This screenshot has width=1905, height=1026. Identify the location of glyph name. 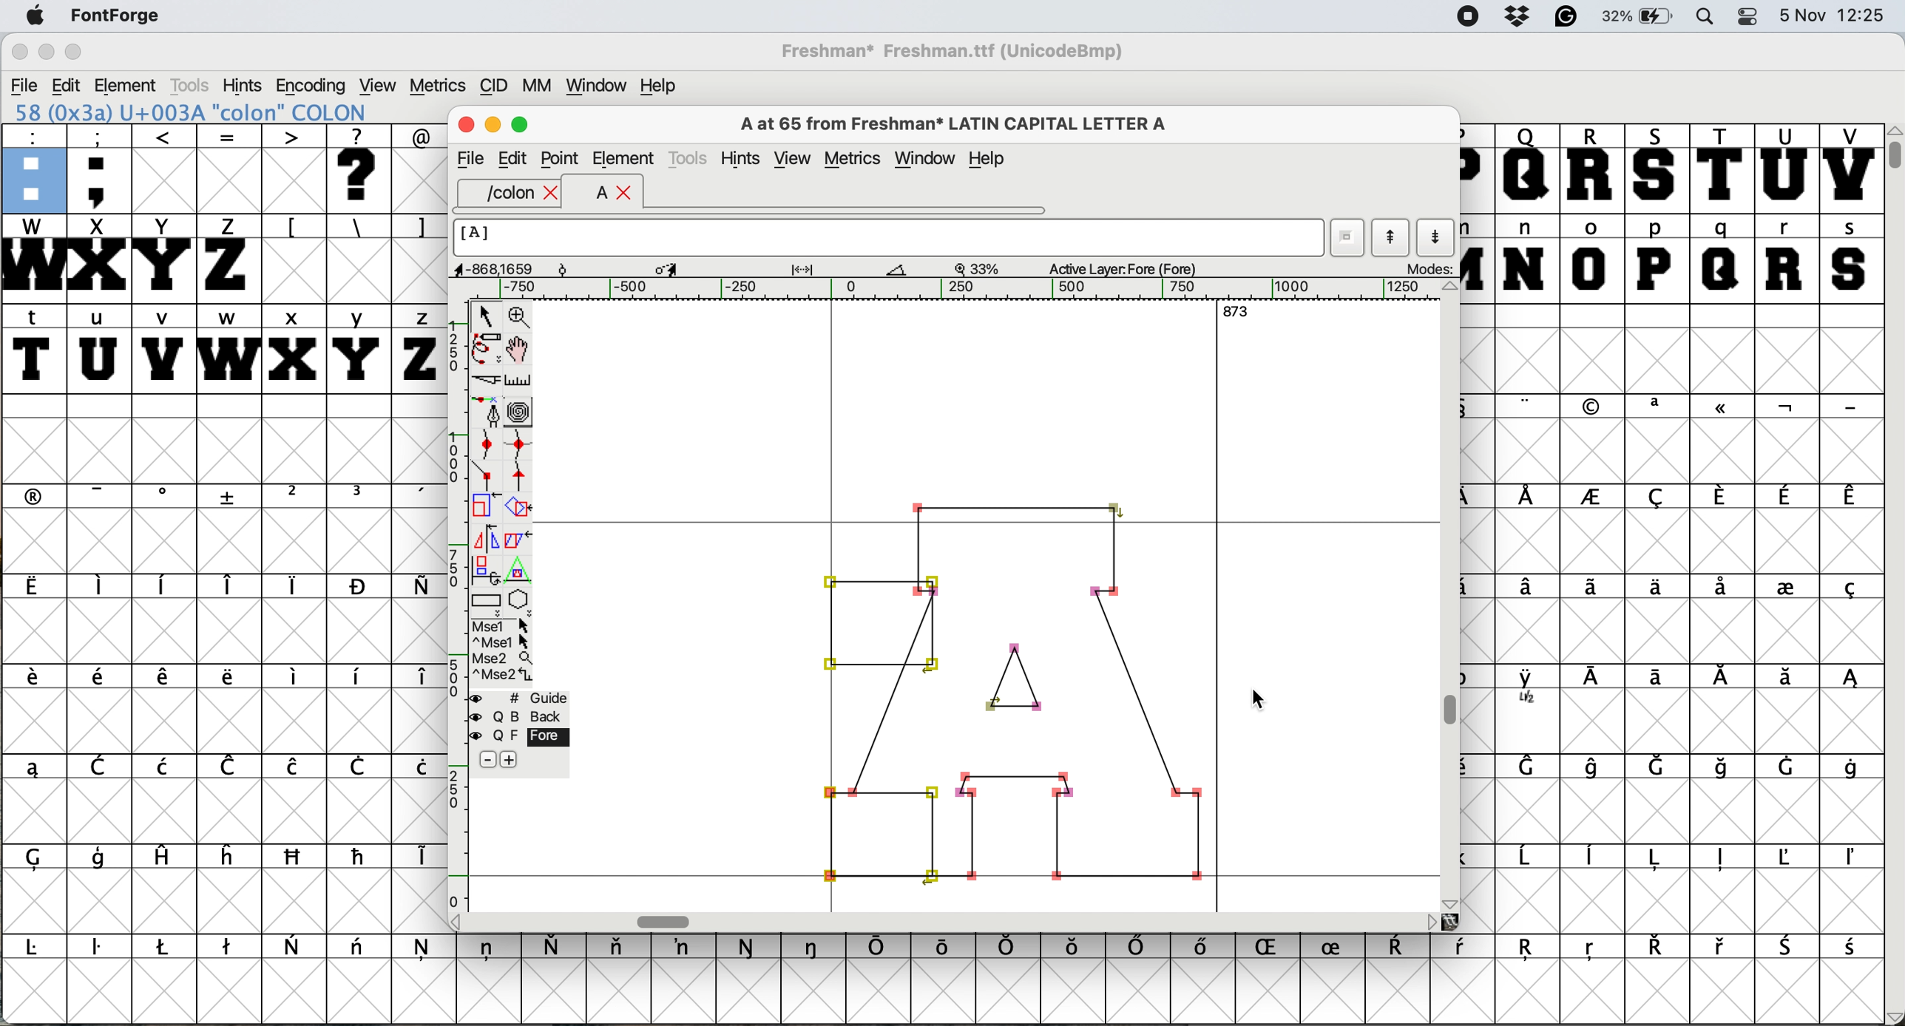
(891, 238).